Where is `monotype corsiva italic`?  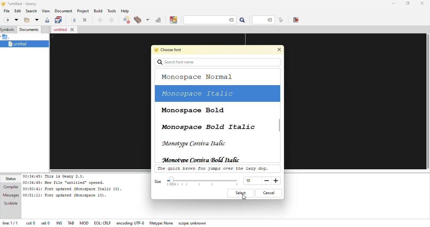
monotype corsiva italic is located at coordinates (193, 143).